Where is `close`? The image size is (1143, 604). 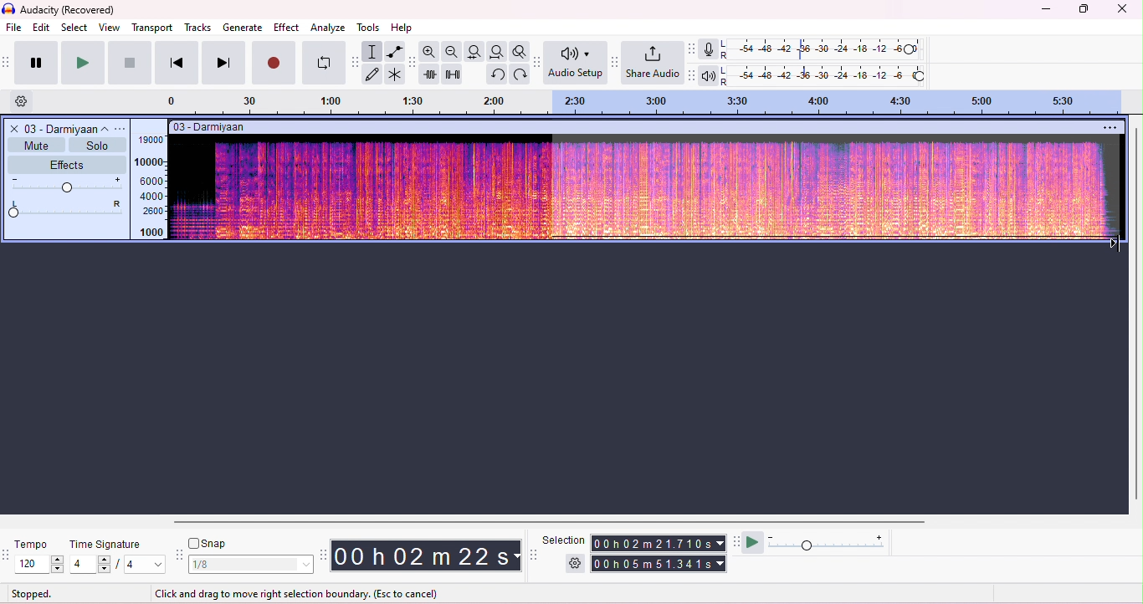
close is located at coordinates (13, 128).